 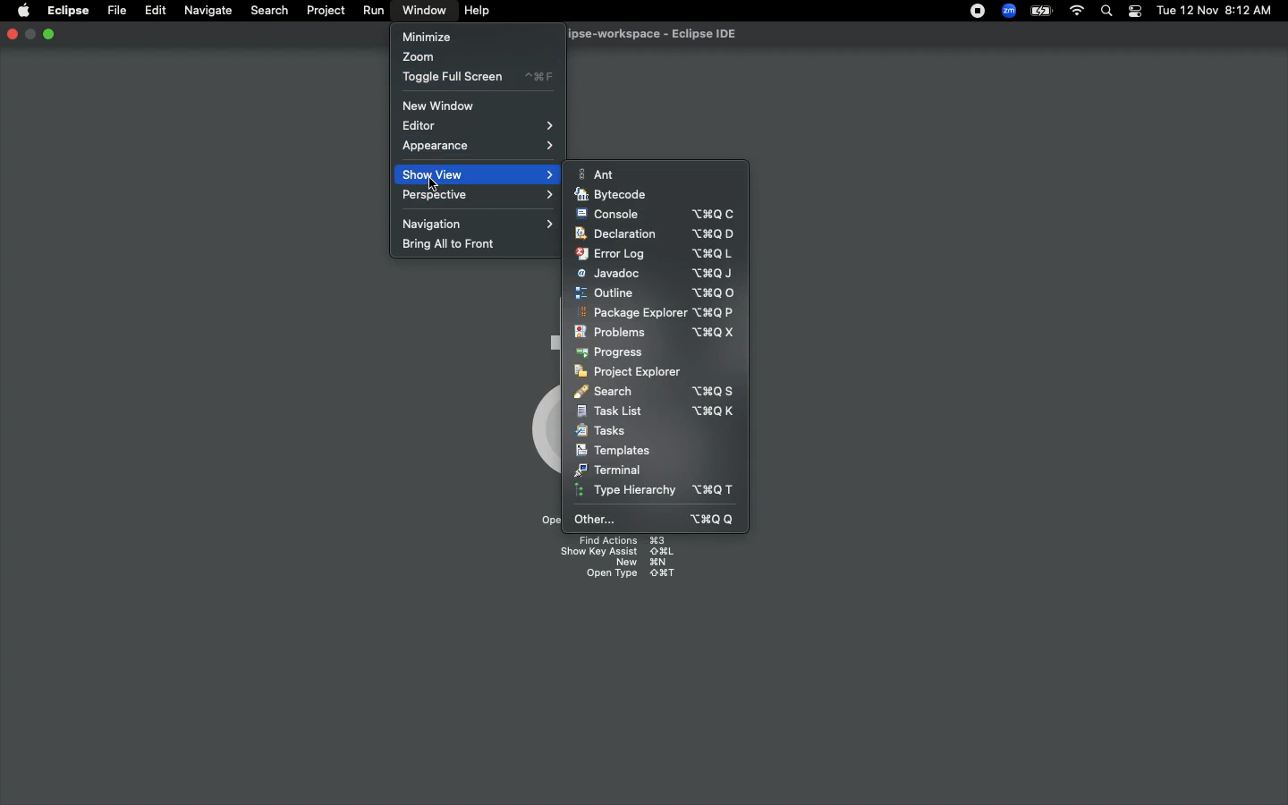 What do you see at coordinates (153, 9) in the screenshot?
I see `Edit` at bounding box center [153, 9].